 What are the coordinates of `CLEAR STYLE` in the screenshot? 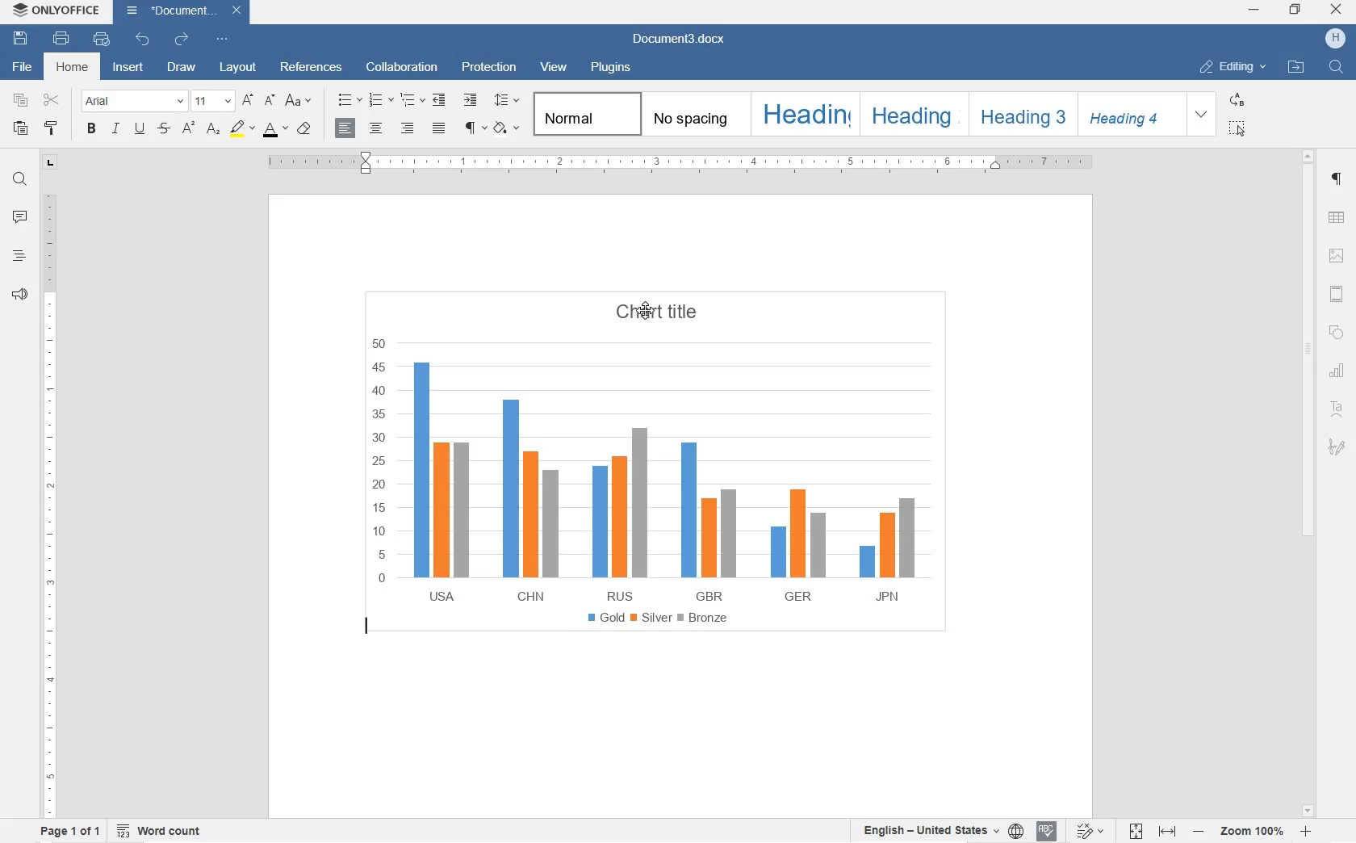 It's located at (304, 129).